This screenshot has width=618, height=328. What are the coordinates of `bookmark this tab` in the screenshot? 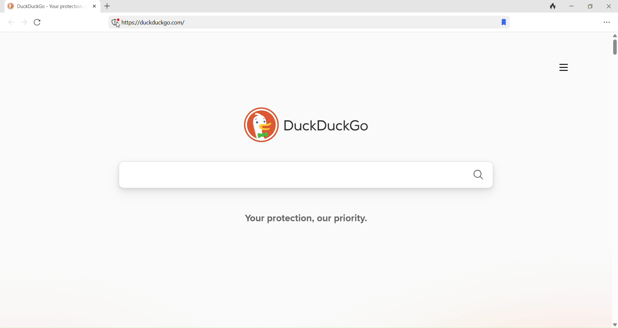 It's located at (501, 23).